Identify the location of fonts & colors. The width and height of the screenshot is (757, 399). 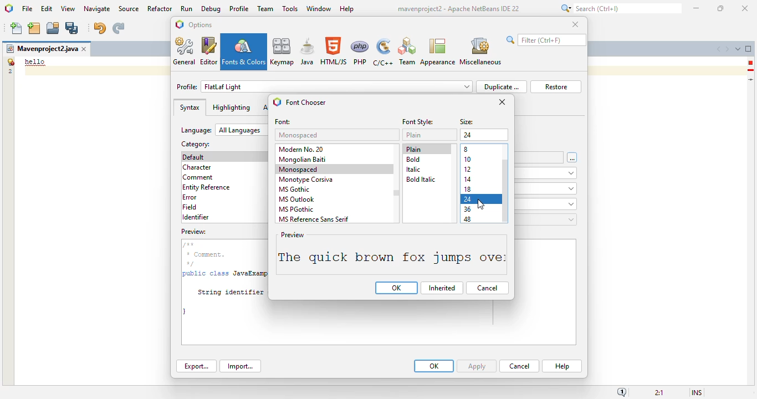
(244, 52).